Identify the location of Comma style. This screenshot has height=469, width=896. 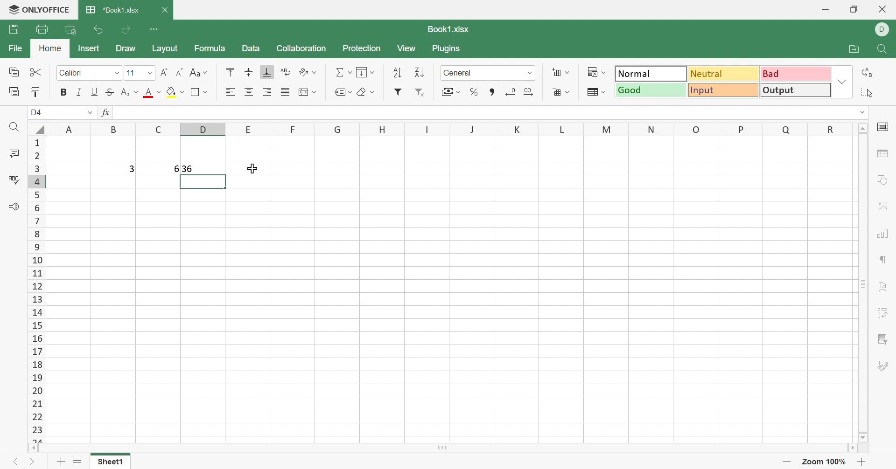
(491, 91).